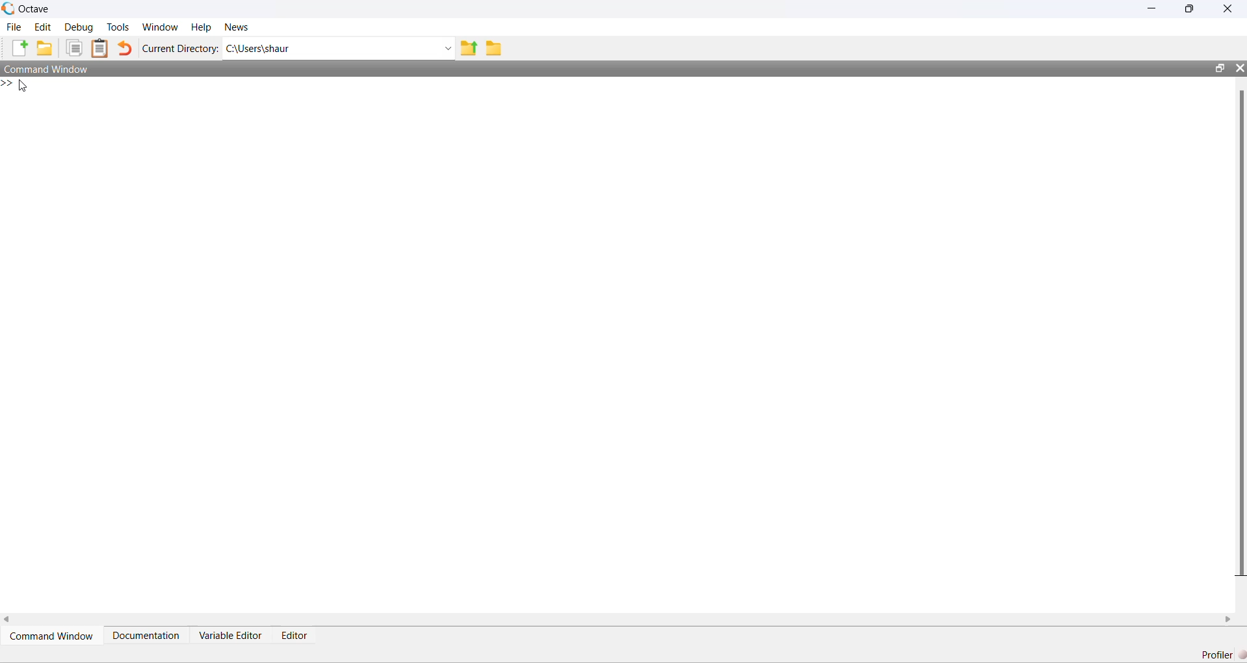 The height and width of the screenshot is (663, 1247). What do you see at coordinates (1240, 332) in the screenshot?
I see `scroll bar` at bounding box center [1240, 332].